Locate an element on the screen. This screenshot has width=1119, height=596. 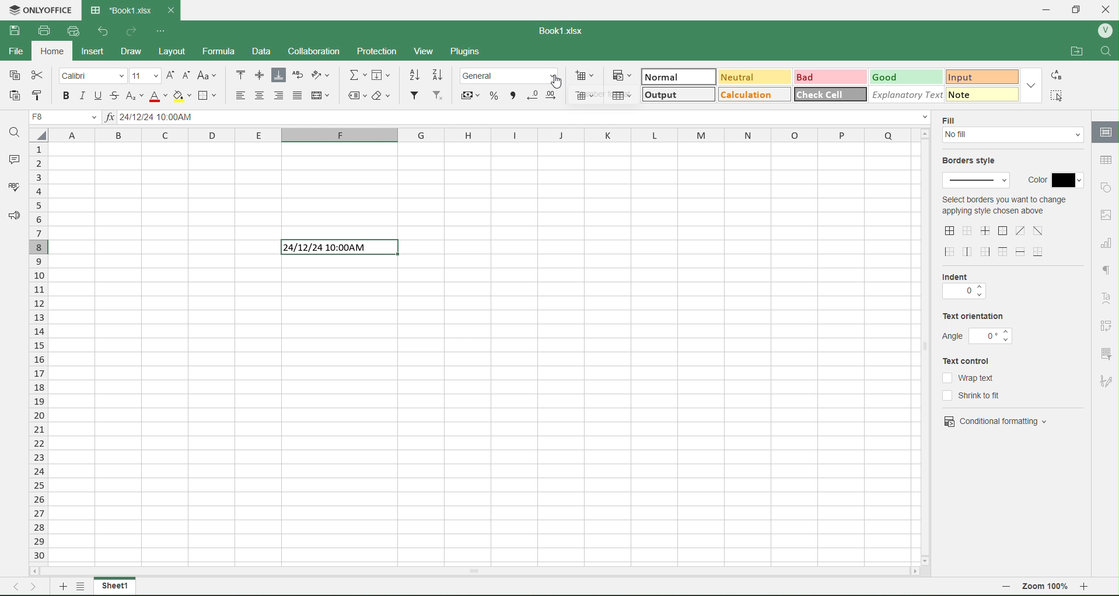
Decrement Font Size is located at coordinates (187, 74).